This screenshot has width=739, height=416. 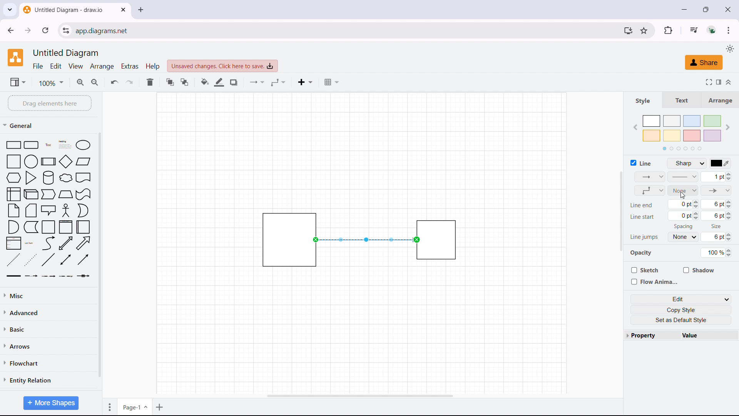 I want to click on search tabs, so click(x=10, y=10).